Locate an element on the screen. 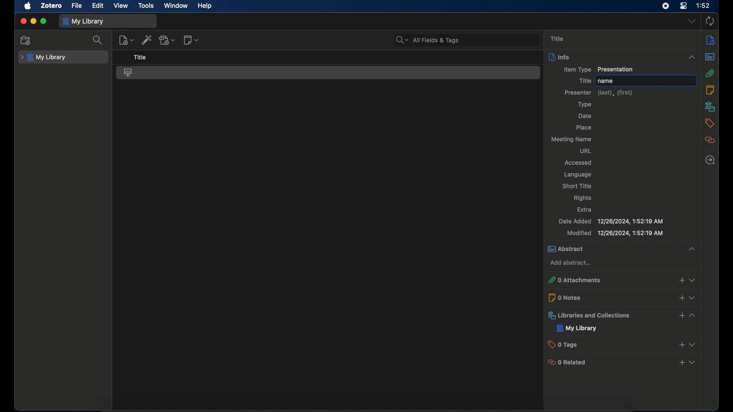 This screenshot has width=733, height=412. date added 12/26/2024, 1:52:19 AM is located at coordinates (610, 221).